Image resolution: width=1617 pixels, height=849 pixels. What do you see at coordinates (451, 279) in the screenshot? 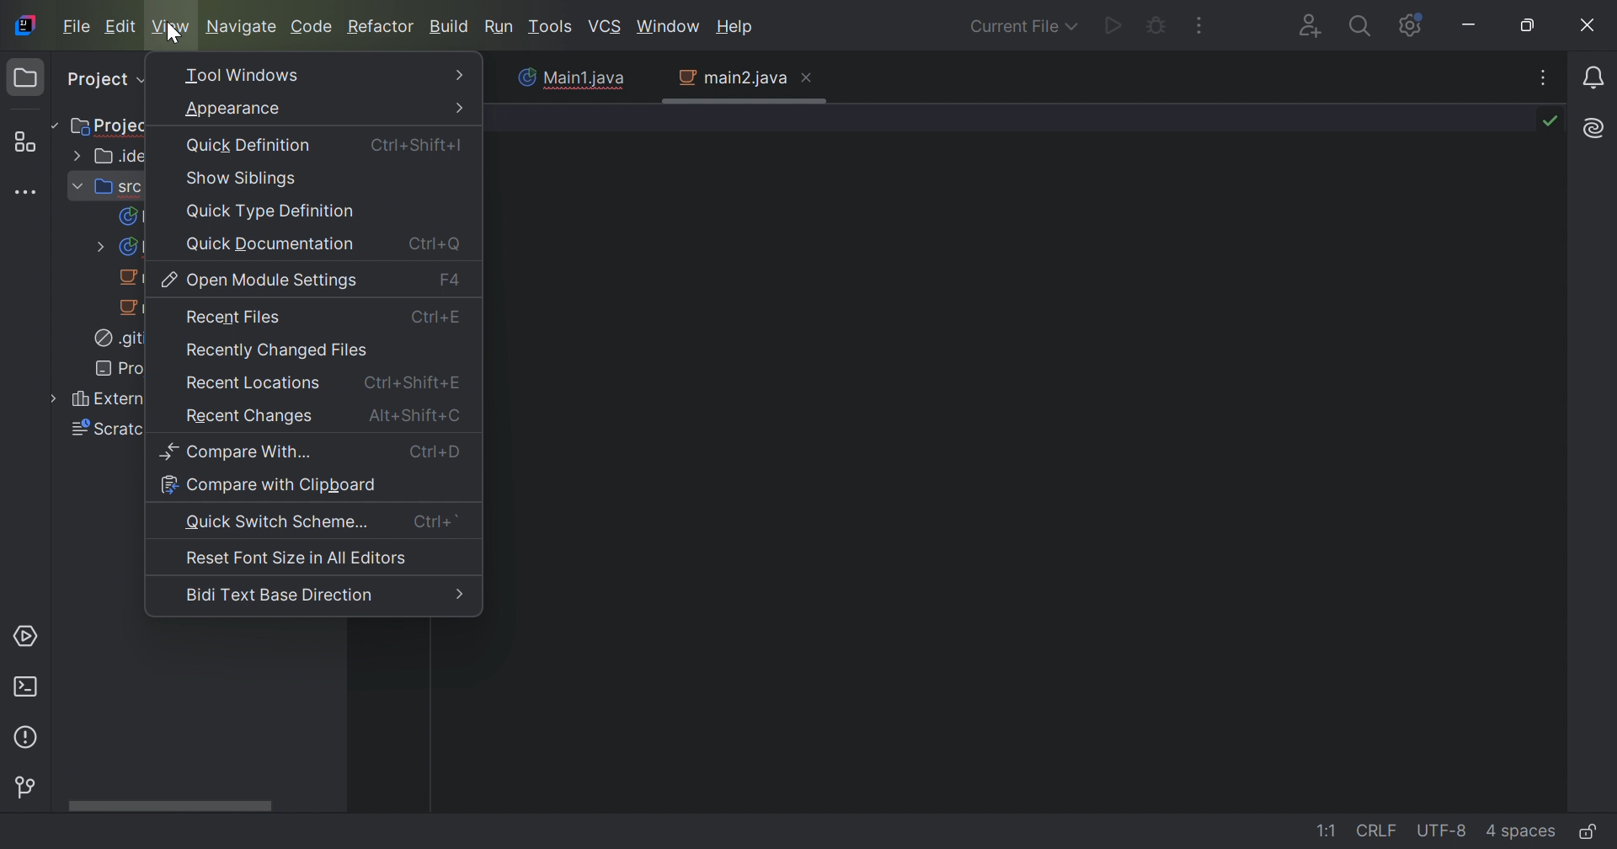
I see `F4` at bounding box center [451, 279].